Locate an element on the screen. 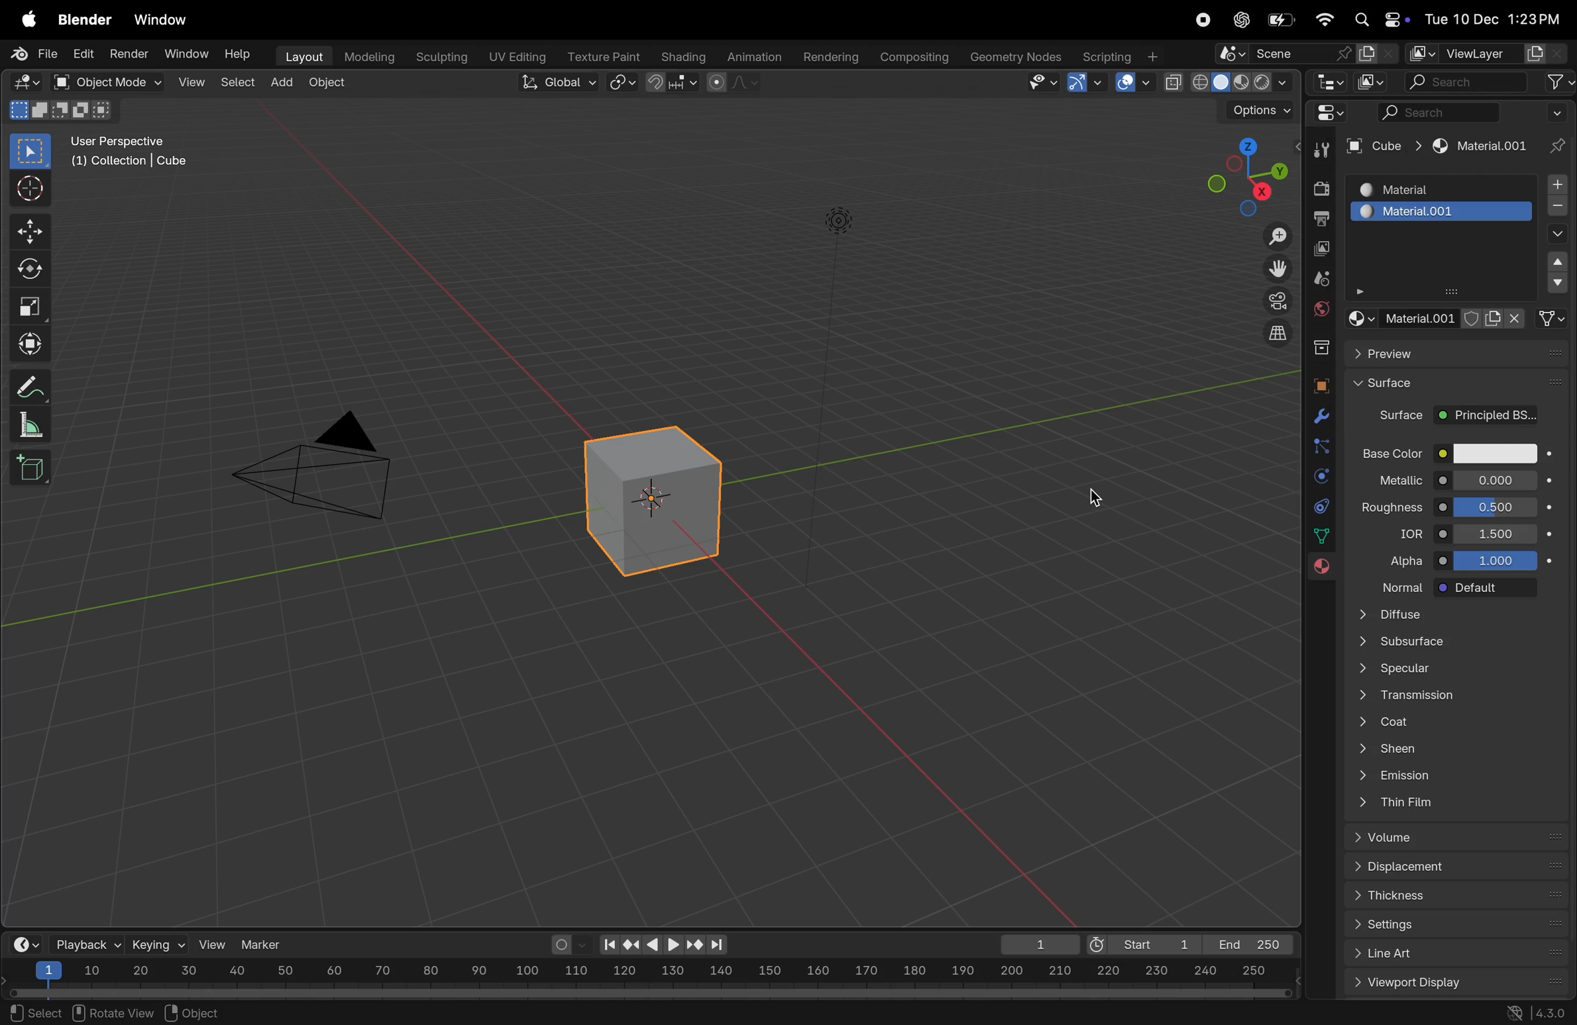 Image resolution: width=1577 pixels, height=1025 pixels. object is located at coordinates (1319, 386).